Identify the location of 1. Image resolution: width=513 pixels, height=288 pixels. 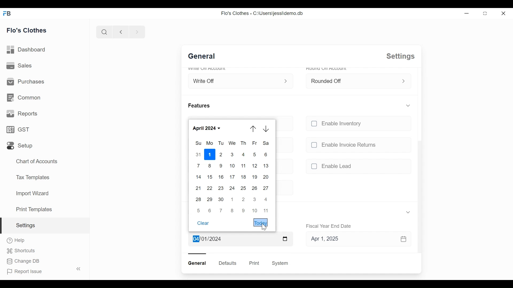
(209, 154).